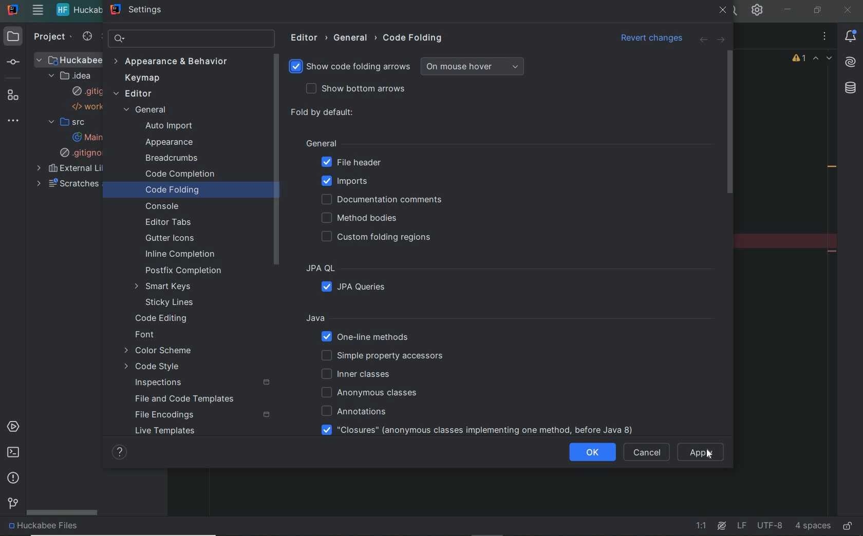  What do you see at coordinates (770, 525) in the screenshot?
I see `file encoding` at bounding box center [770, 525].